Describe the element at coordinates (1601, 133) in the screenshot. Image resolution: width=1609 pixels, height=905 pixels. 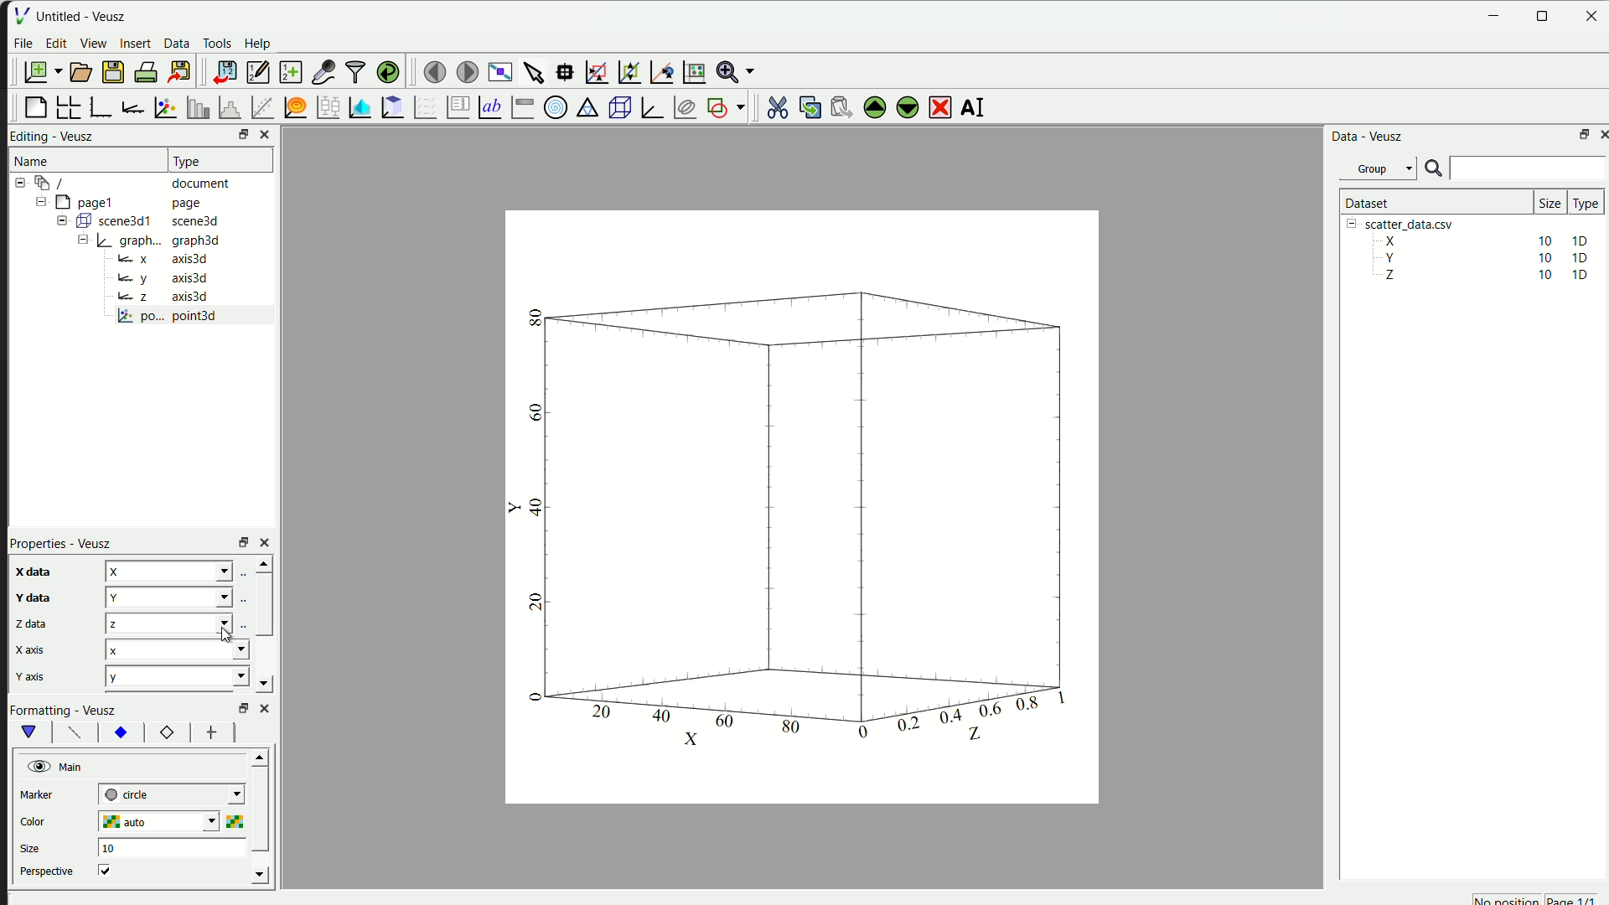
I see `close` at that location.